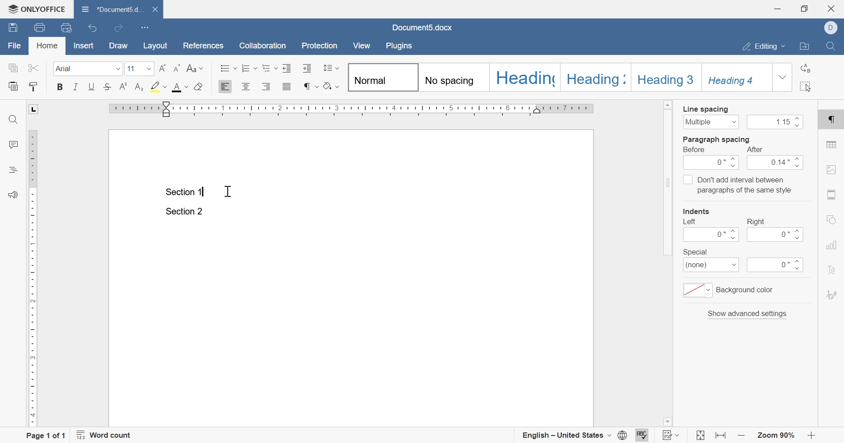  What do you see at coordinates (204, 46) in the screenshot?
I see `references` at bounding box center [204, 46].